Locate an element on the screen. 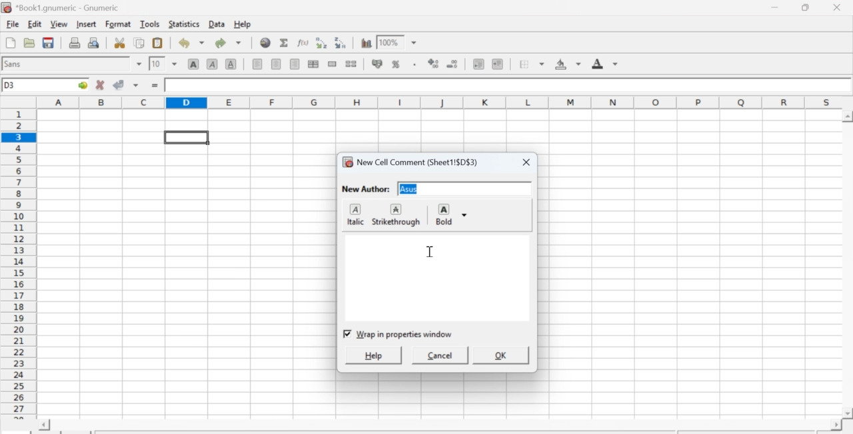 This screenshot has height=434, width=853. New Cell Comment (Sheet1!$D$3) is located at coordinates (419, 160).